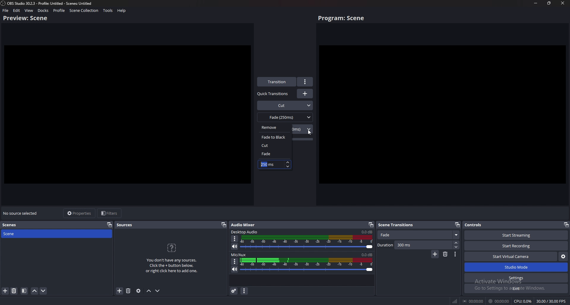  Describe the element at coordinates (11, 225) in the screenshot. I see `scenes` at that location.